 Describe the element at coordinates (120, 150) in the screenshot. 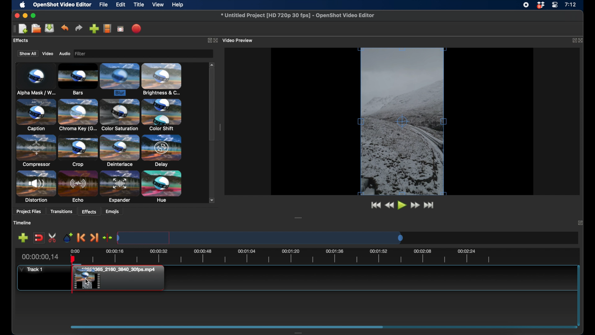

I see `deinterlace` at that location.